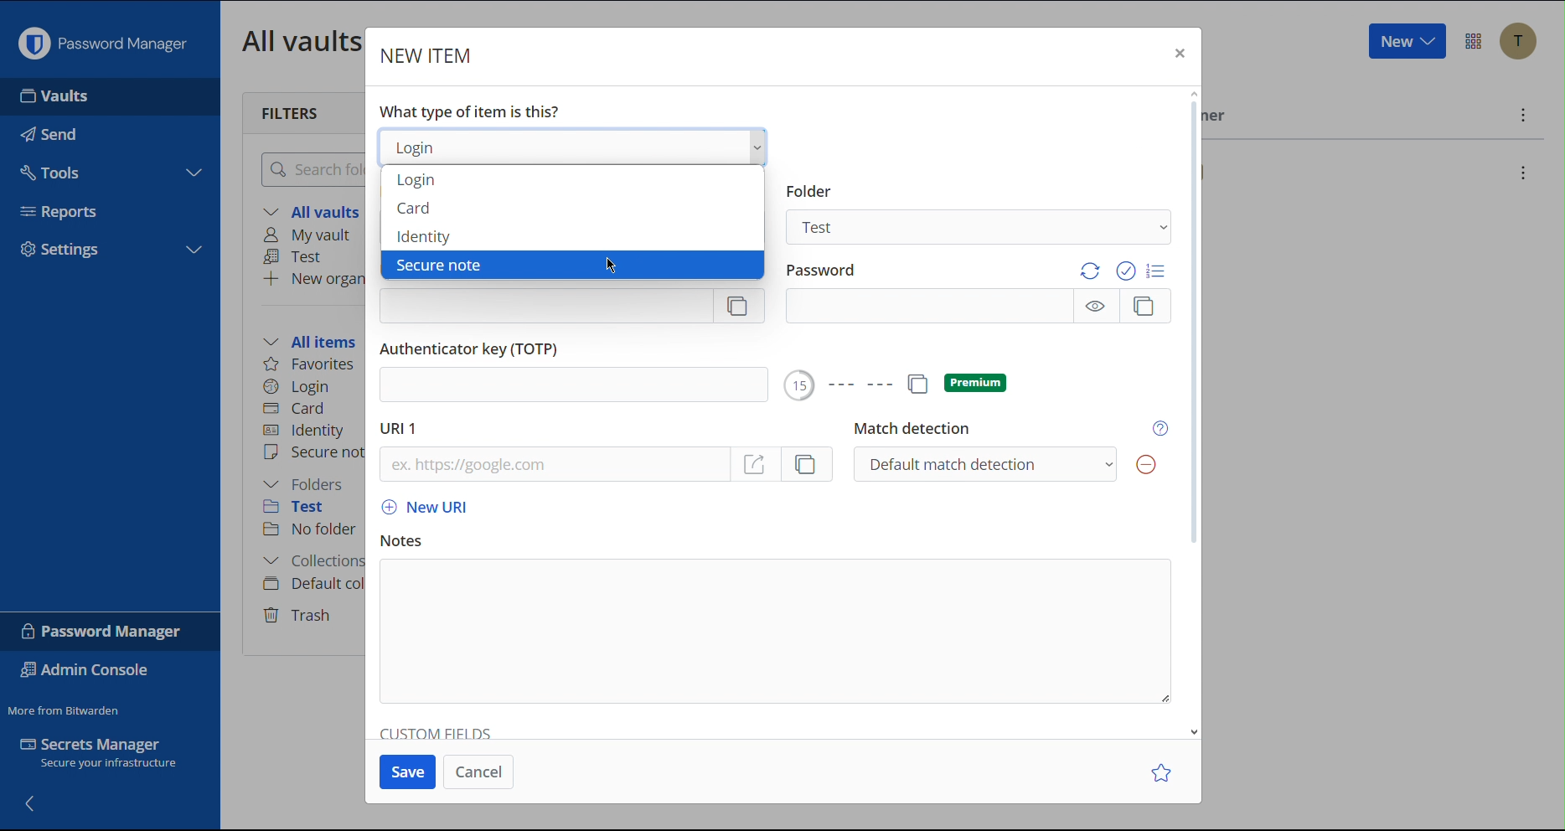  What do you see at coordinates (979, 307) in the screenshot?
I see `Password` at bounding box center [979, 307].